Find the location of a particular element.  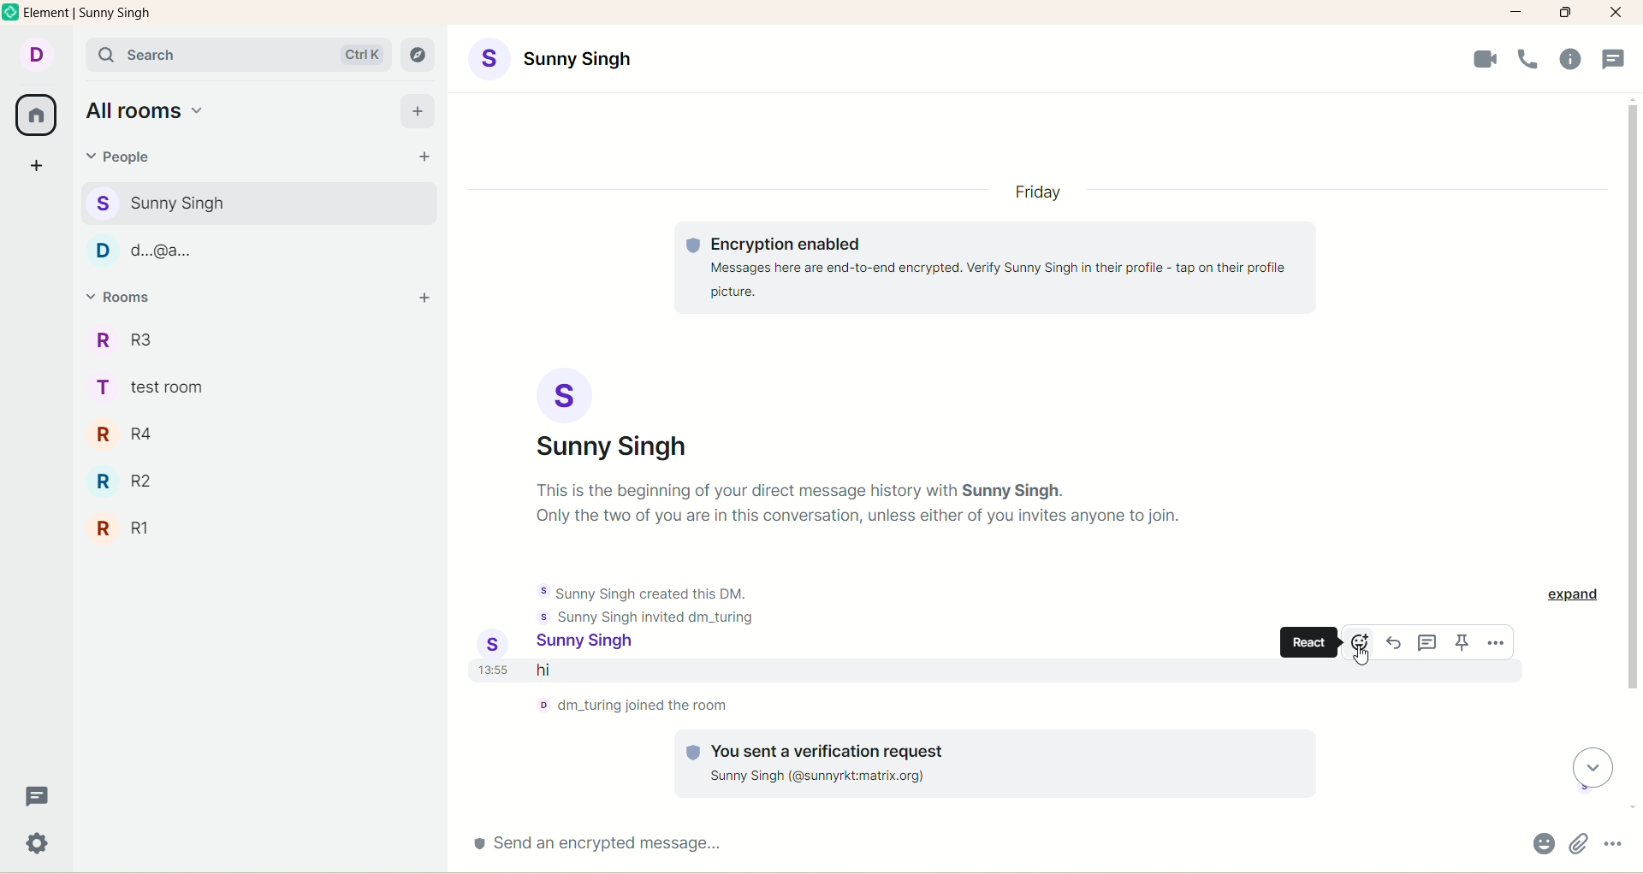

minimize is located at coordinates (1516, 13).